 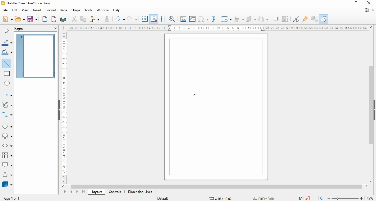 What do you see at coordinates (19, 29) in the screenshot?
I see `page` at bounding box center [19, 29].